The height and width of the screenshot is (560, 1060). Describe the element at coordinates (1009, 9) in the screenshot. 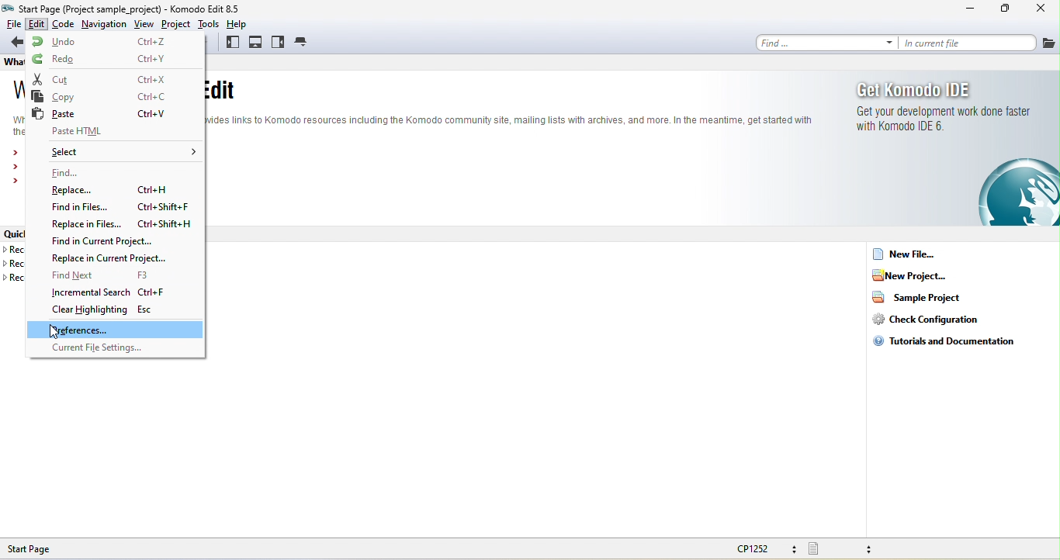

I see `maximize` at that location.